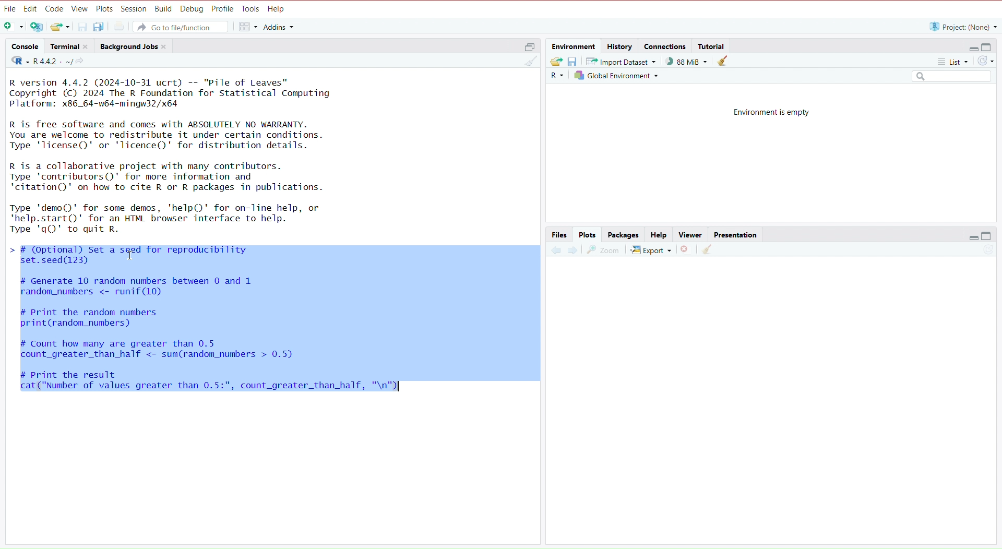 The width and height of the screenshot is (1002, 549). I want to click on “R project: (None) ~, so click(963, 25).